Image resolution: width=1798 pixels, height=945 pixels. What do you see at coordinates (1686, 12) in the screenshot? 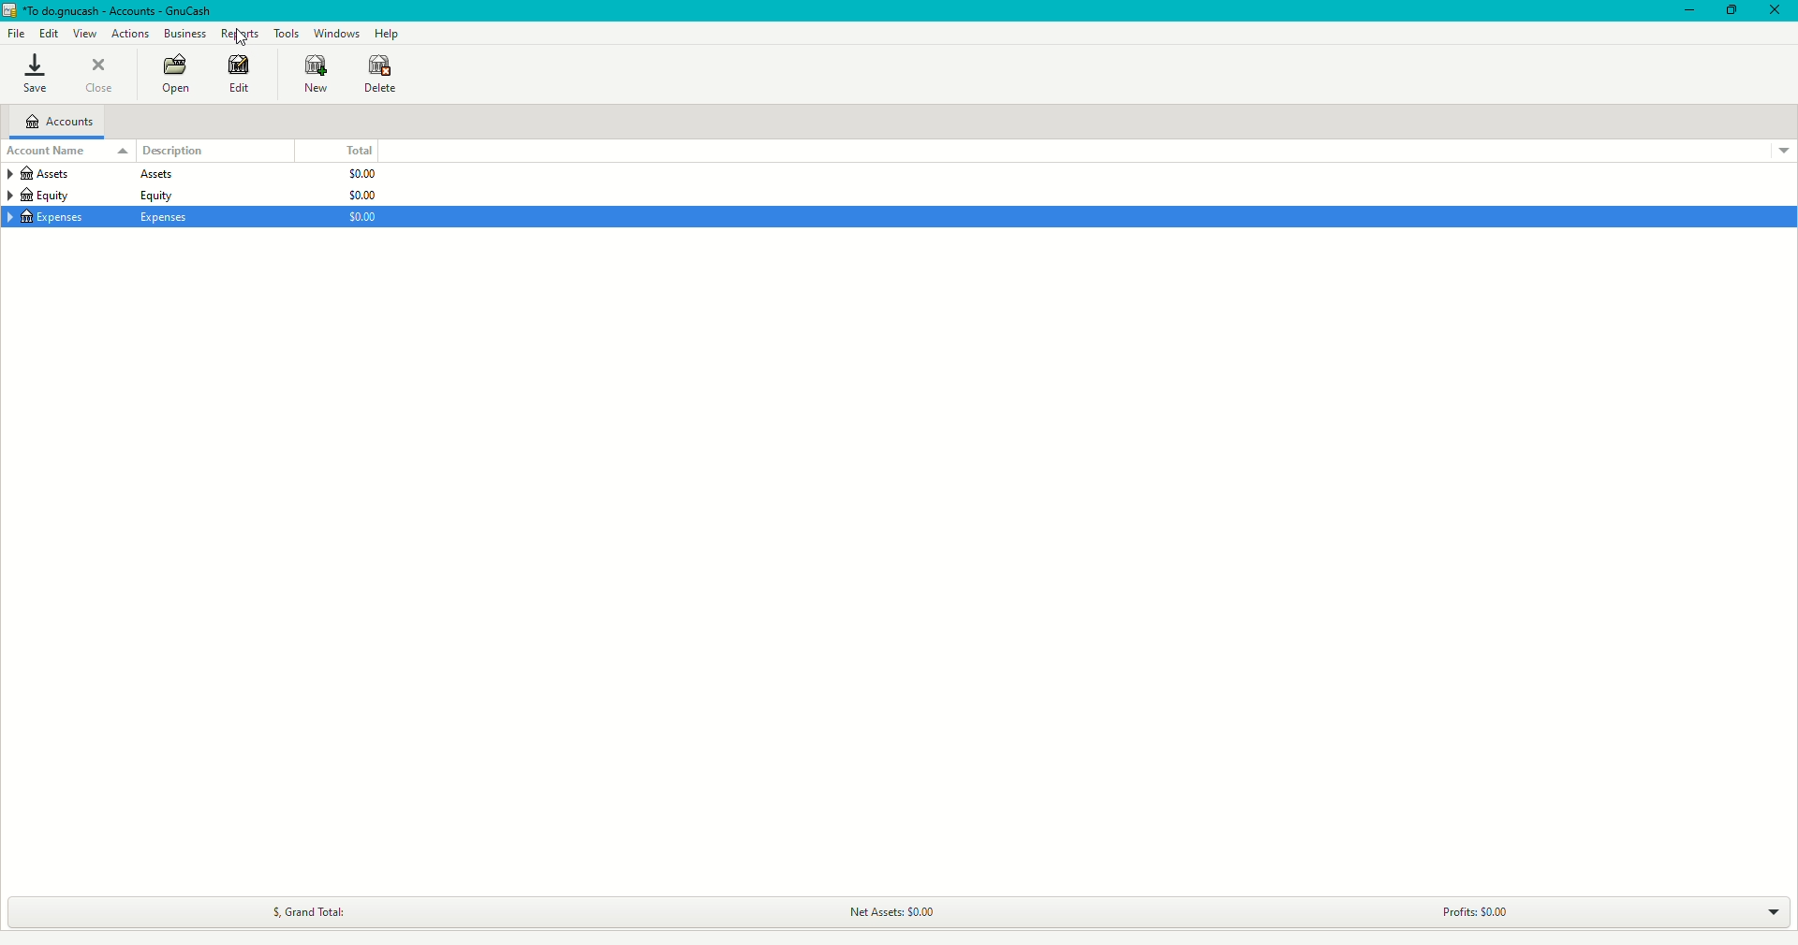
I see `Minimize` at bounding box center [1686, 12].